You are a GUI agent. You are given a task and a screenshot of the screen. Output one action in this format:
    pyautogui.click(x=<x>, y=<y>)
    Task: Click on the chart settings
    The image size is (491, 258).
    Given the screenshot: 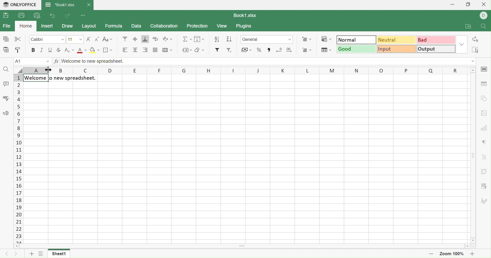 What is the action you would take?
    pyautogui.click(x=484, y=127)
    